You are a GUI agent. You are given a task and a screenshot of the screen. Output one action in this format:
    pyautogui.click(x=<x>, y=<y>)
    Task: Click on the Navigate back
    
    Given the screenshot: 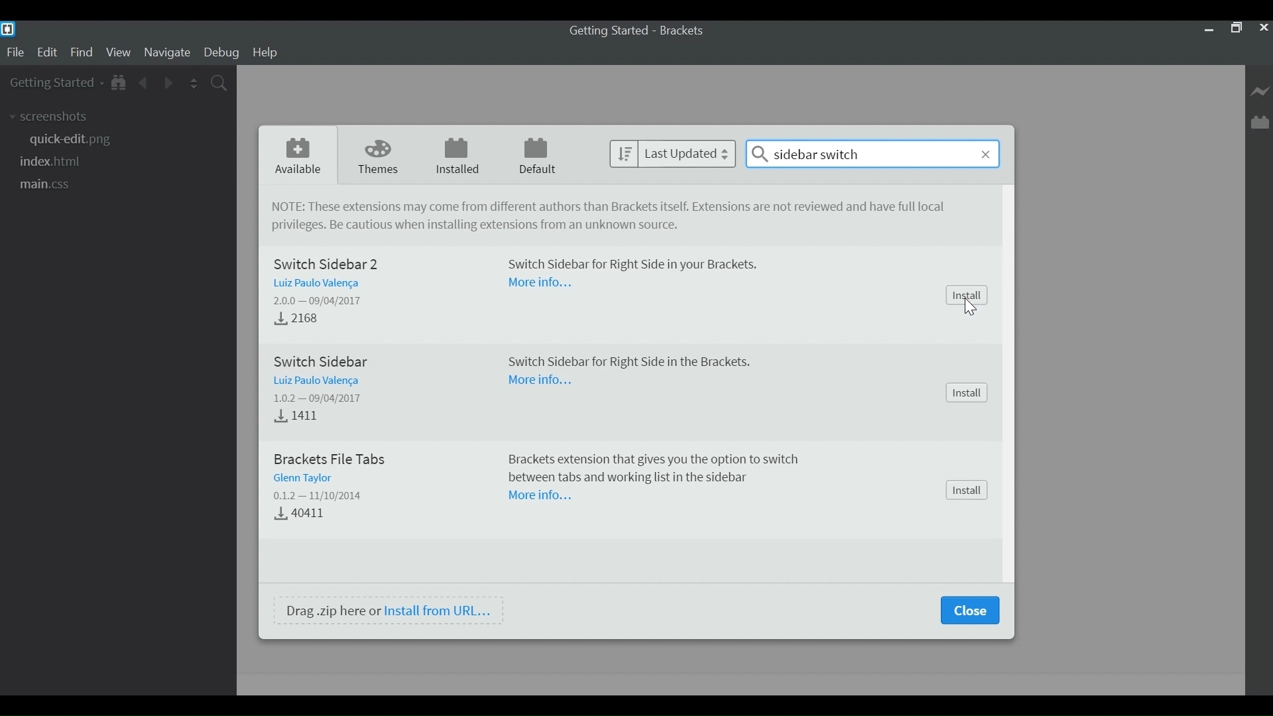 What is the action you would take?
    pyautogui.click(x=143, y=84)
    